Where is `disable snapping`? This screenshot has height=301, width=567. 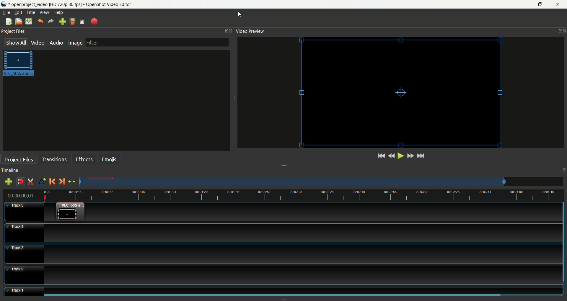
disable snapping is located at coordinates (20, 182).